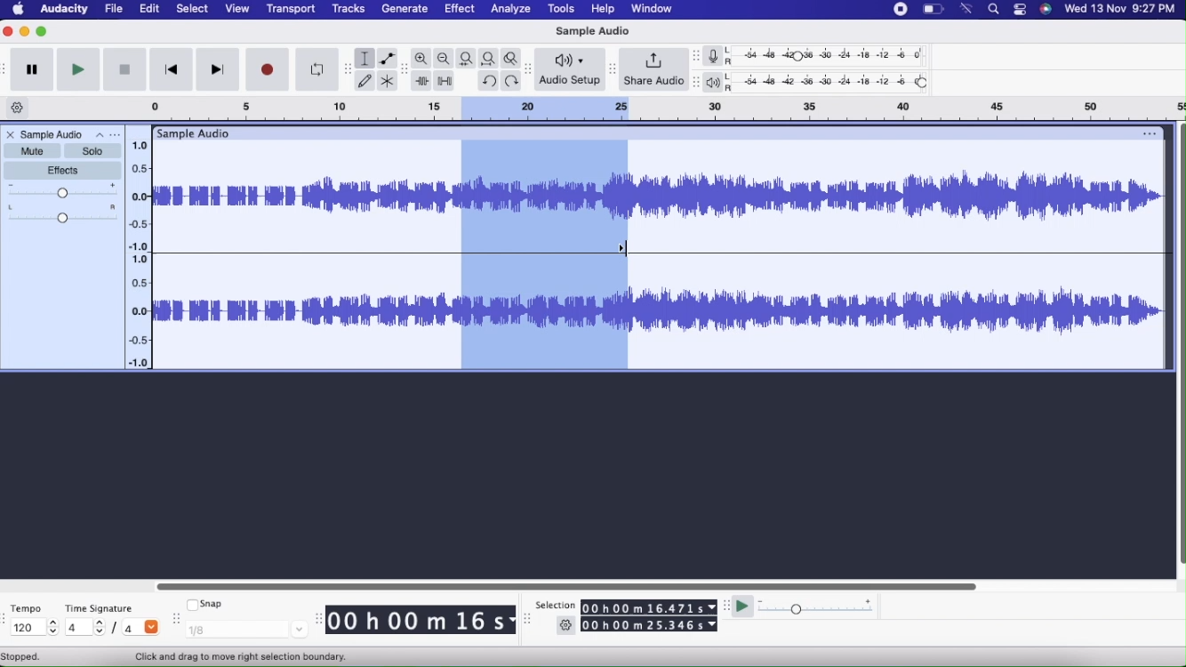 The height and width of the screenshot is (667, 1186). I want to click on 00 h 00 m 16 s, so click(421, 622).